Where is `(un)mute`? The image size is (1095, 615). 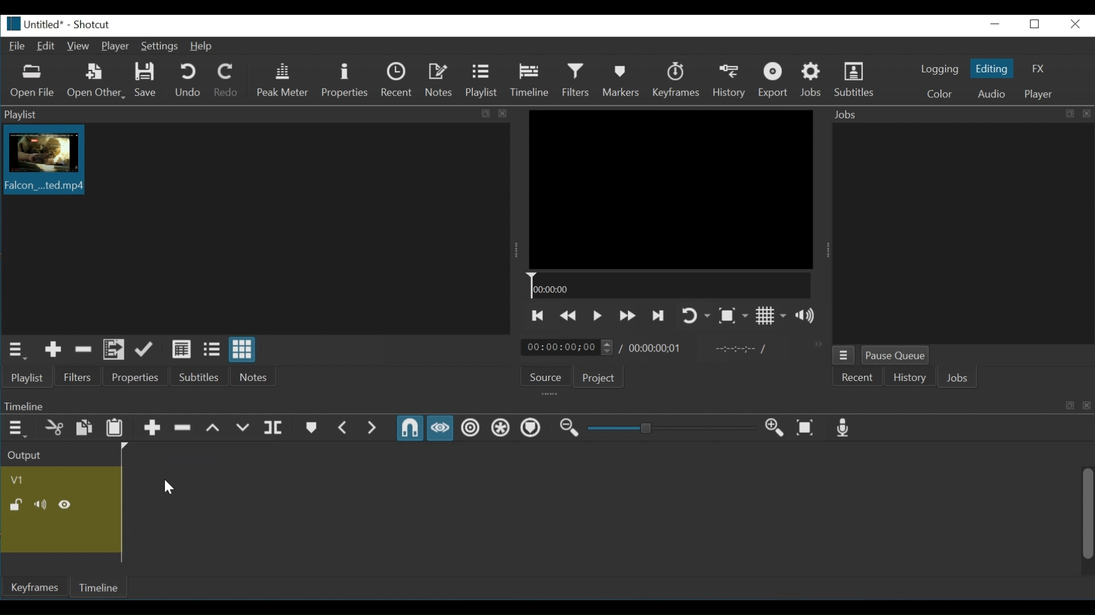 (un)mute is located at coordinates (40, 506).